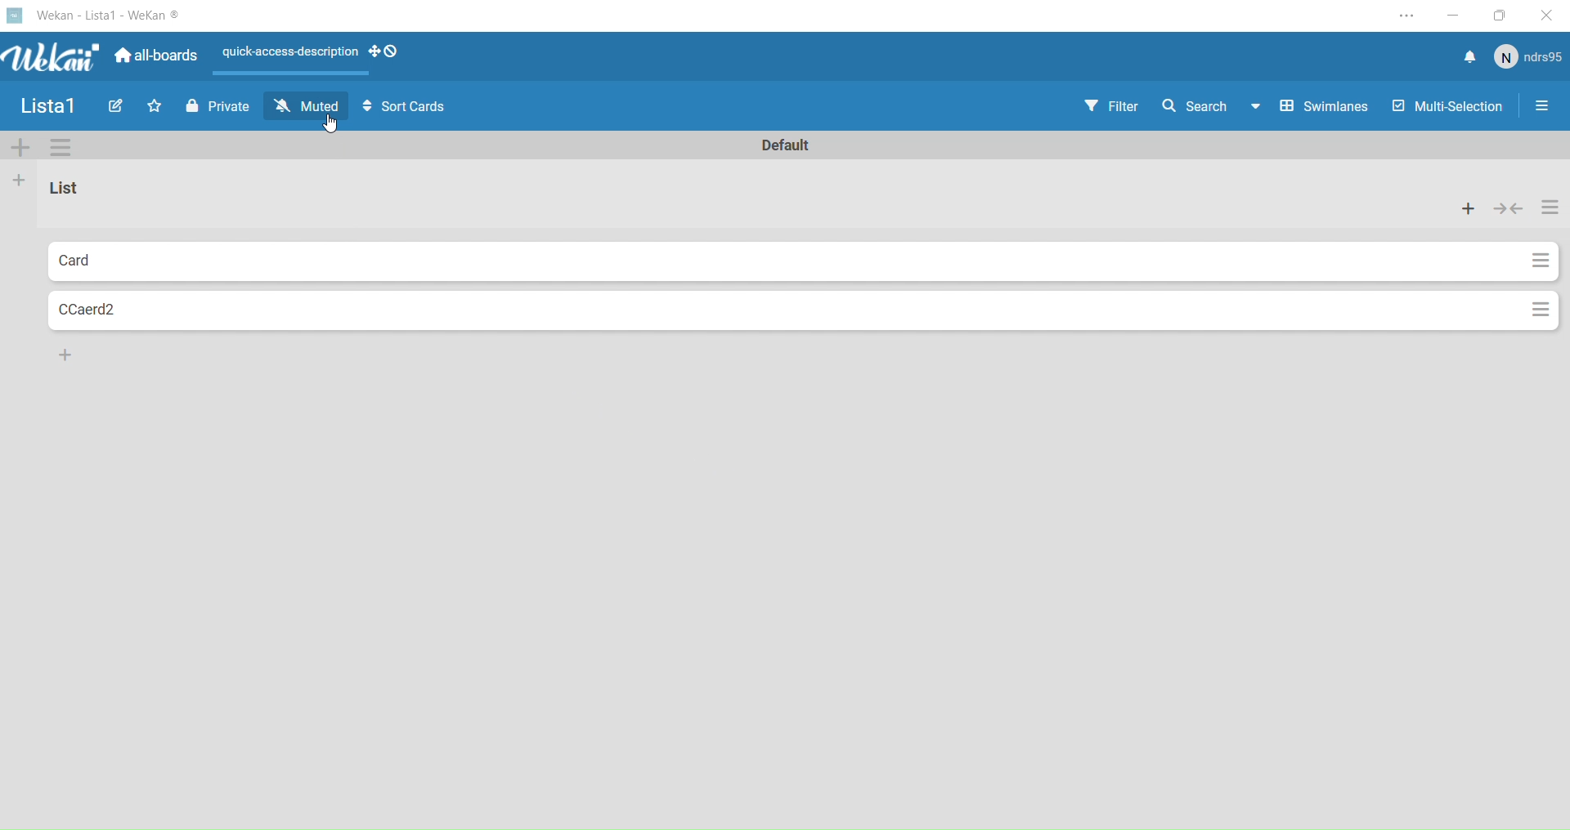 Image resolution: width=1570 pixels, height=830 pixels. I want to click on Options, so click(1540, 310).